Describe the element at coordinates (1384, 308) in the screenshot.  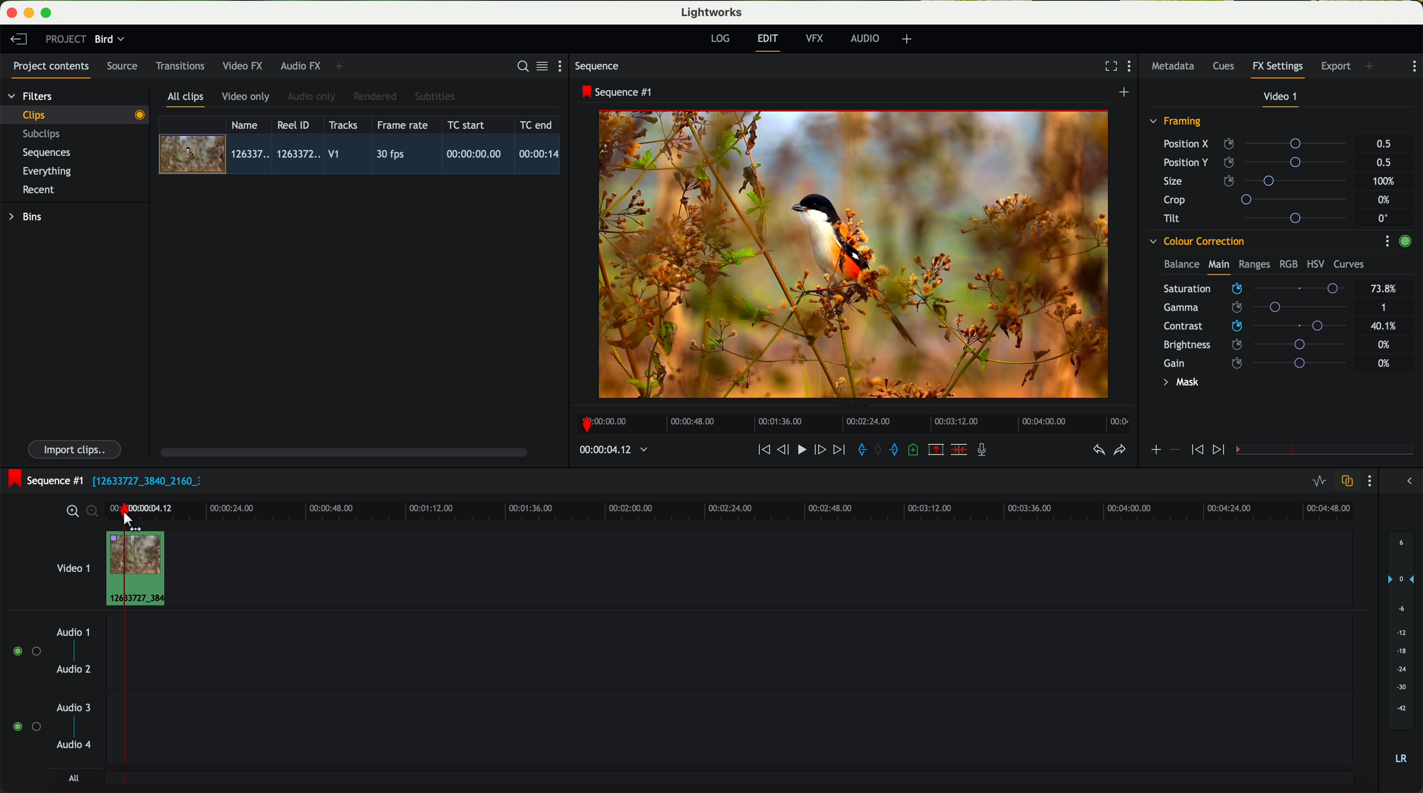
I see `1` at that location.